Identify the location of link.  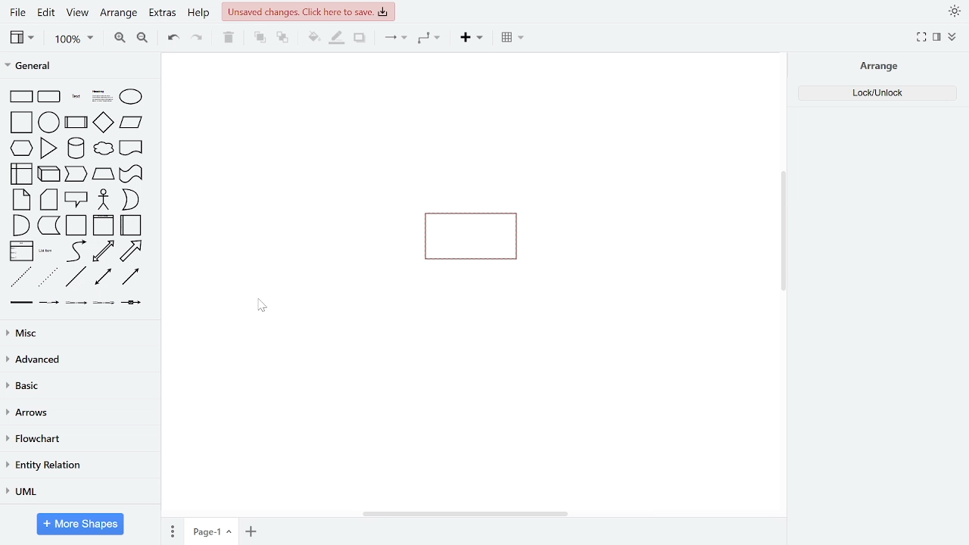
(22, 302).